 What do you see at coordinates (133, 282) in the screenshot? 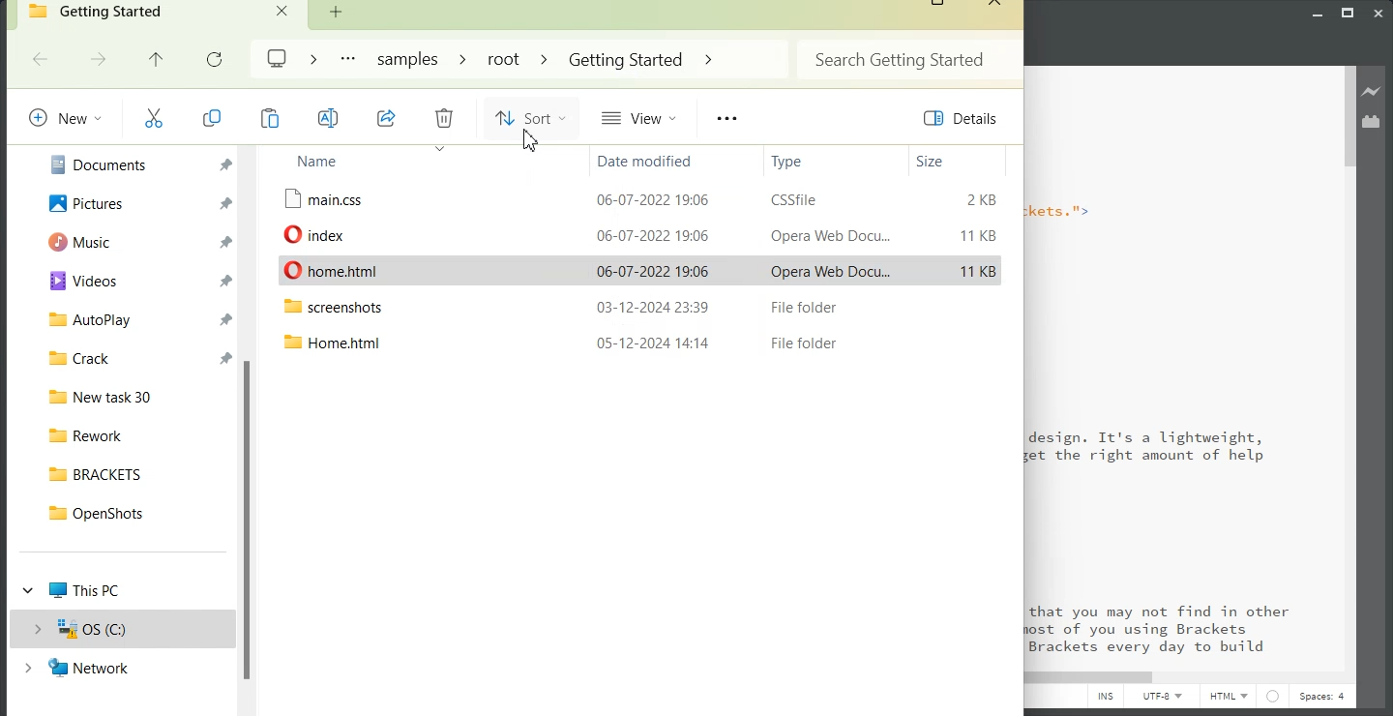
I see `Videos` at bounding box center [133, 282].